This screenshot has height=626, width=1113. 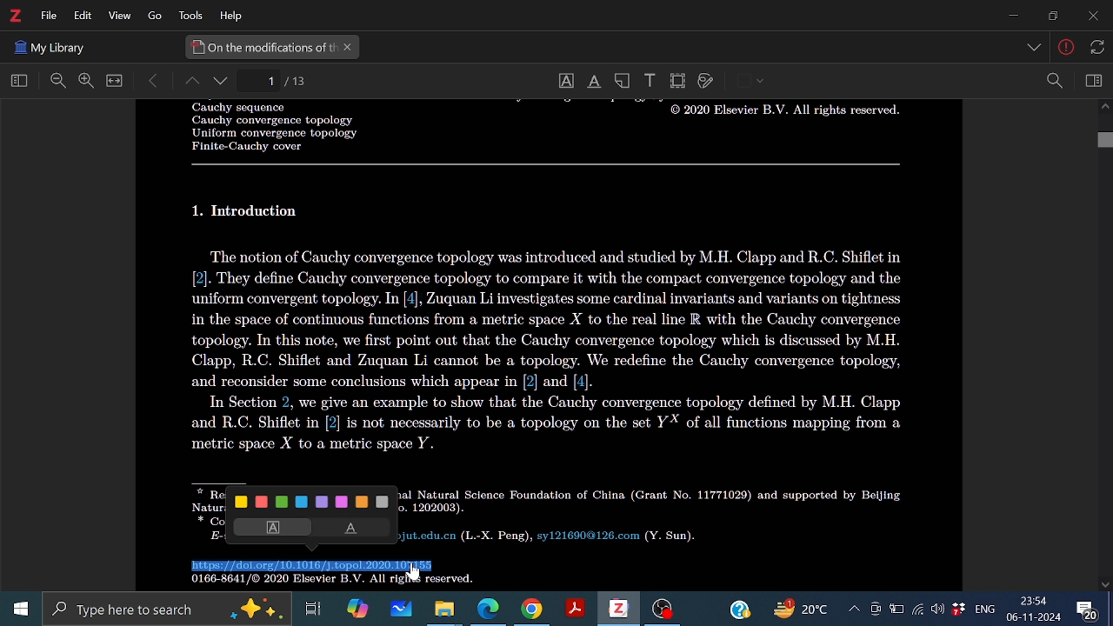 I want to click on page down, so click(x=223, y=83).